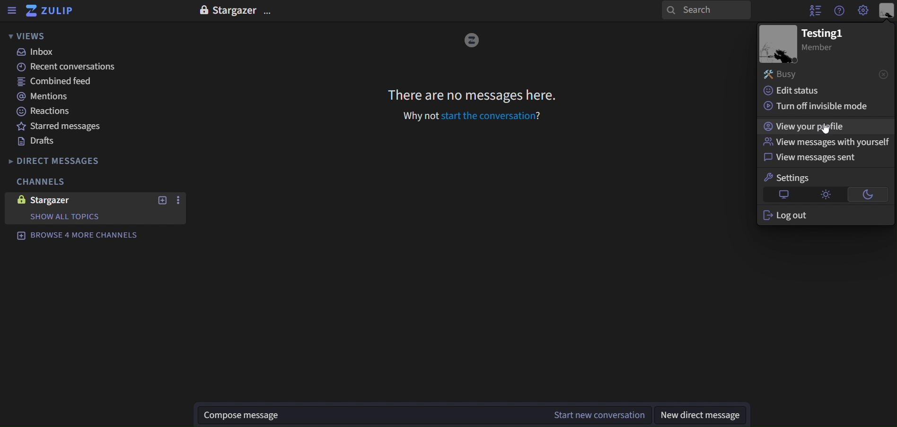  Describe the element at coordinates (80, 236) in the screenshot. I see `browse 4 more channels` at that location.